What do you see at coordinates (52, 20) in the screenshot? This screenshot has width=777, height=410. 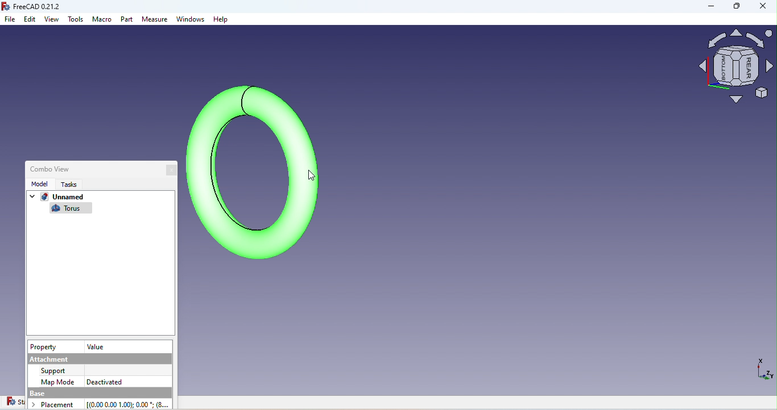 I see `View` at bounding box center [52, 20].